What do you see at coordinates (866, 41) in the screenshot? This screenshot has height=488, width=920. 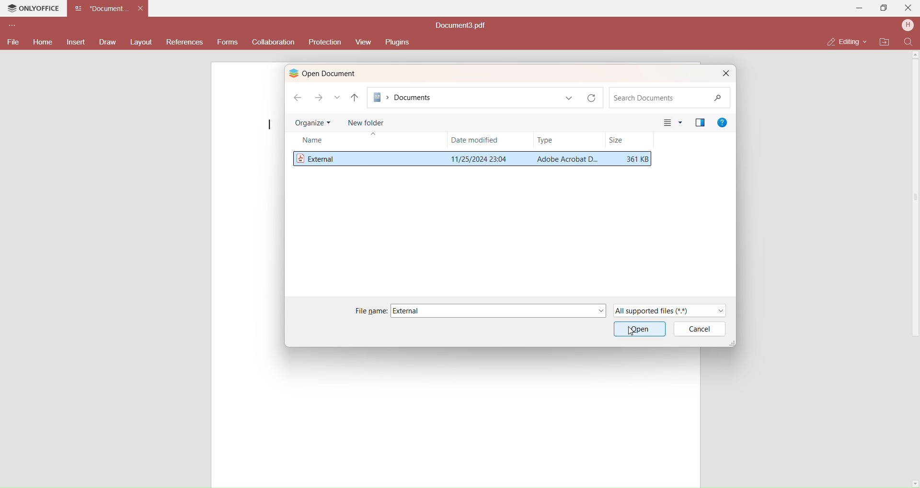 I see `Drop Down` at bounding box center [866, 41].